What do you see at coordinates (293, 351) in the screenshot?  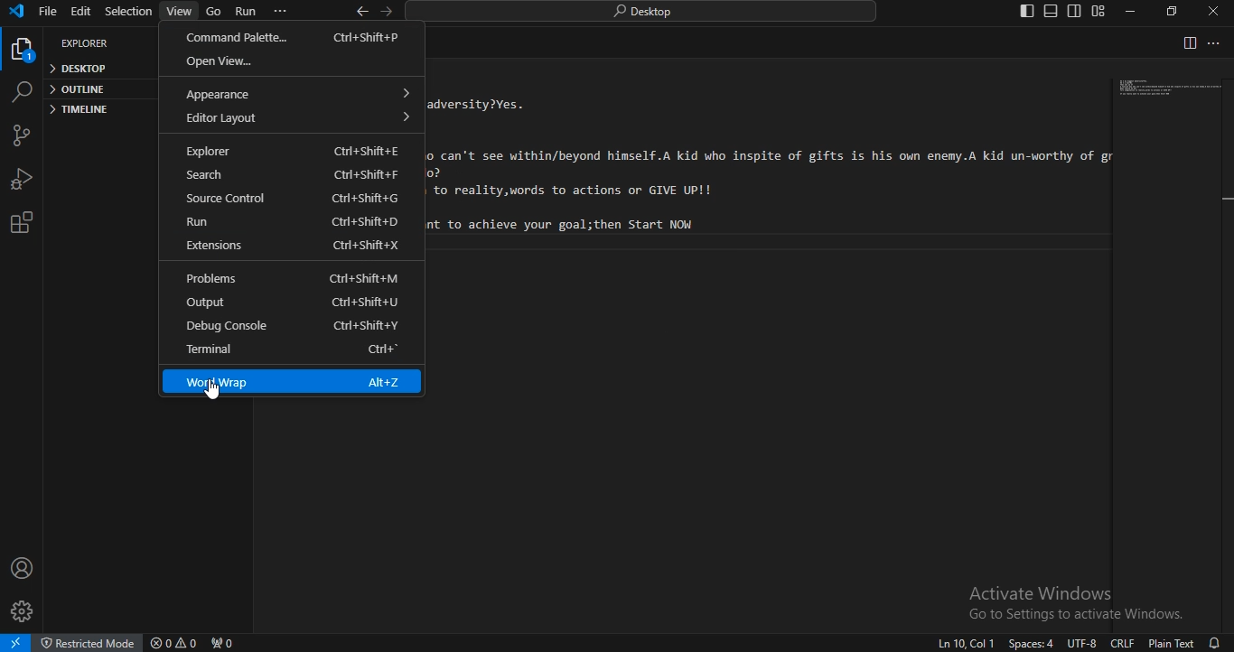 I see `terminal` at bounding box center [293, 351].